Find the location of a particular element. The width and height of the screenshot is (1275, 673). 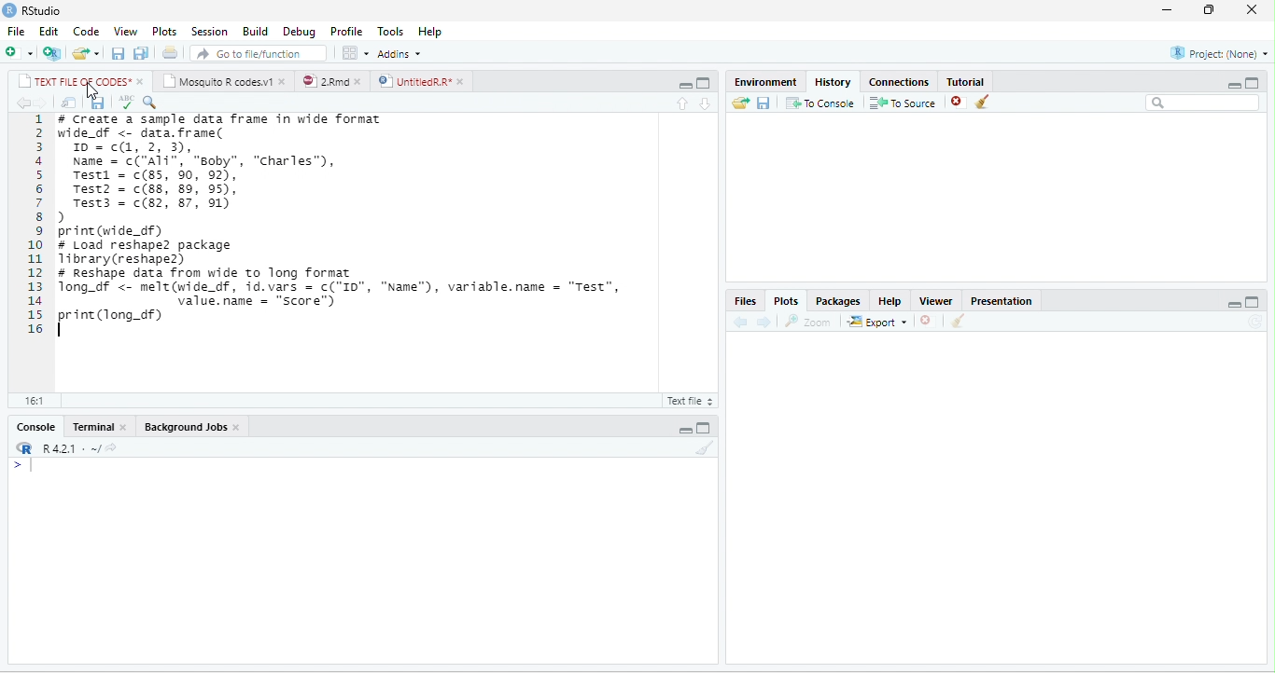

forward is located at coordinates (764, 322).